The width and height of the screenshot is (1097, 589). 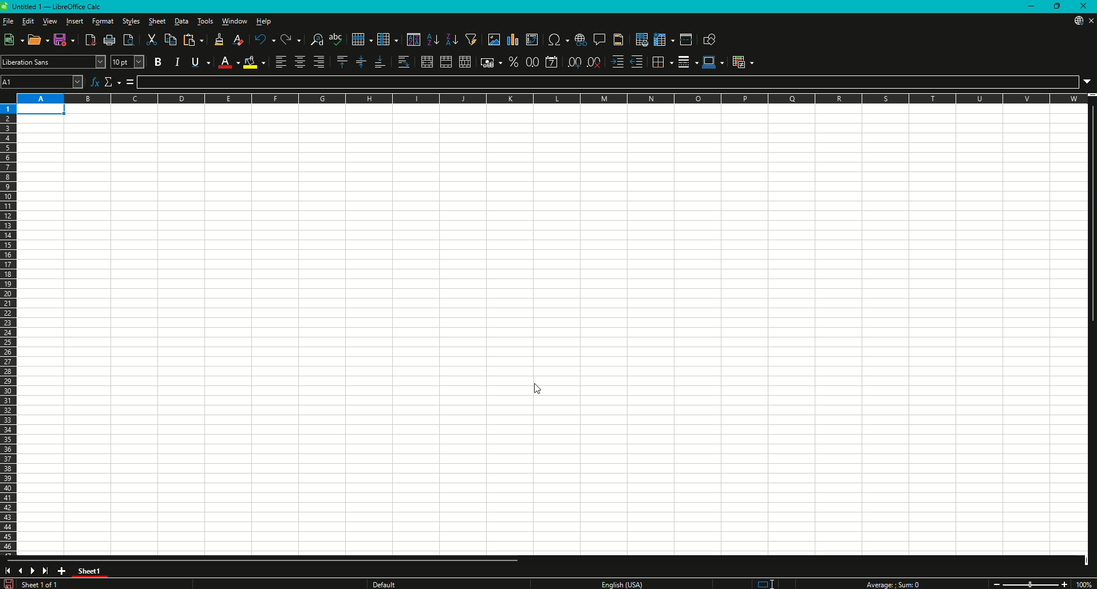 I want to click on Cut, so click(x=152, y=39).